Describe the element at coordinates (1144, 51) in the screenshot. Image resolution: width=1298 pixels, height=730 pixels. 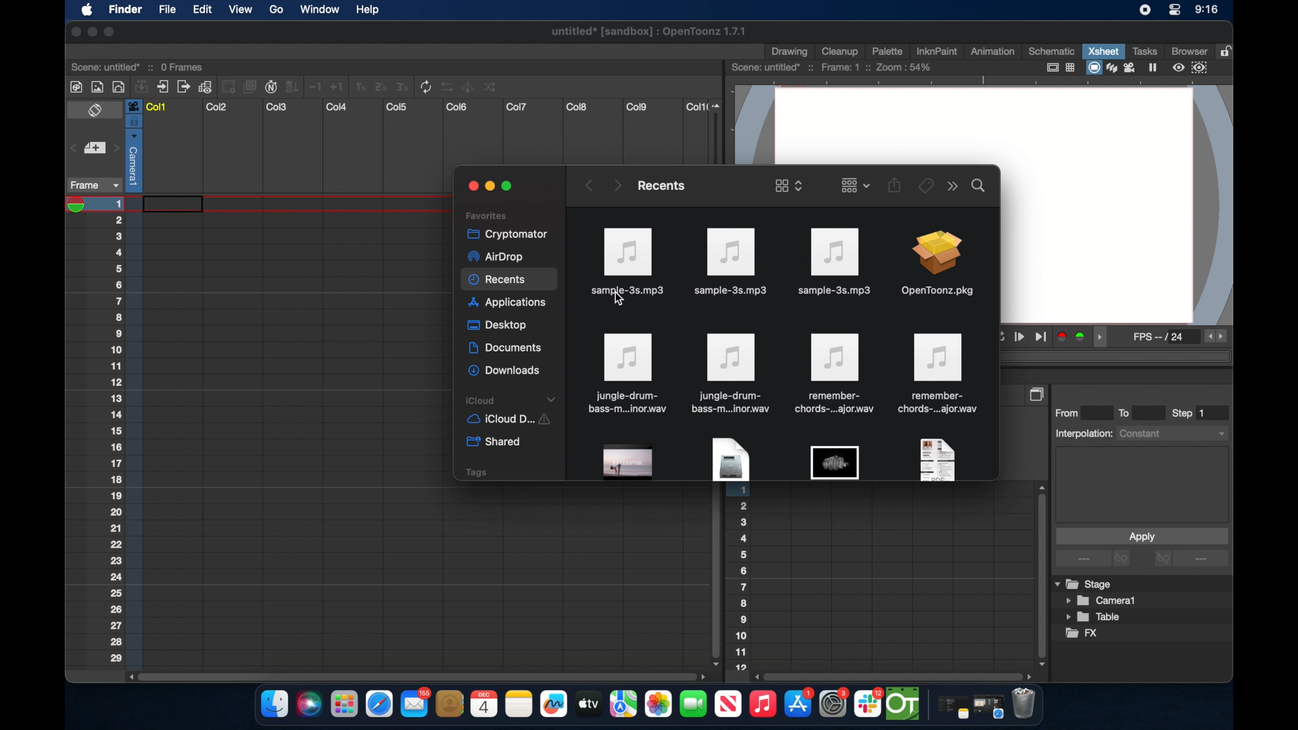
I see `tasks` at that location.